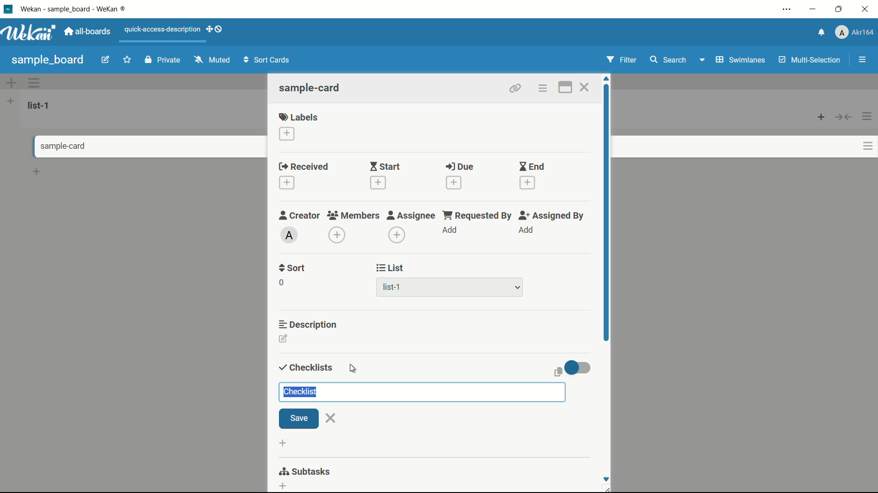 The width and height of the screenshot is (878, 493). Describe the element at coordinates (397, 235) in the screenshot. I see `add assignee` at that location.